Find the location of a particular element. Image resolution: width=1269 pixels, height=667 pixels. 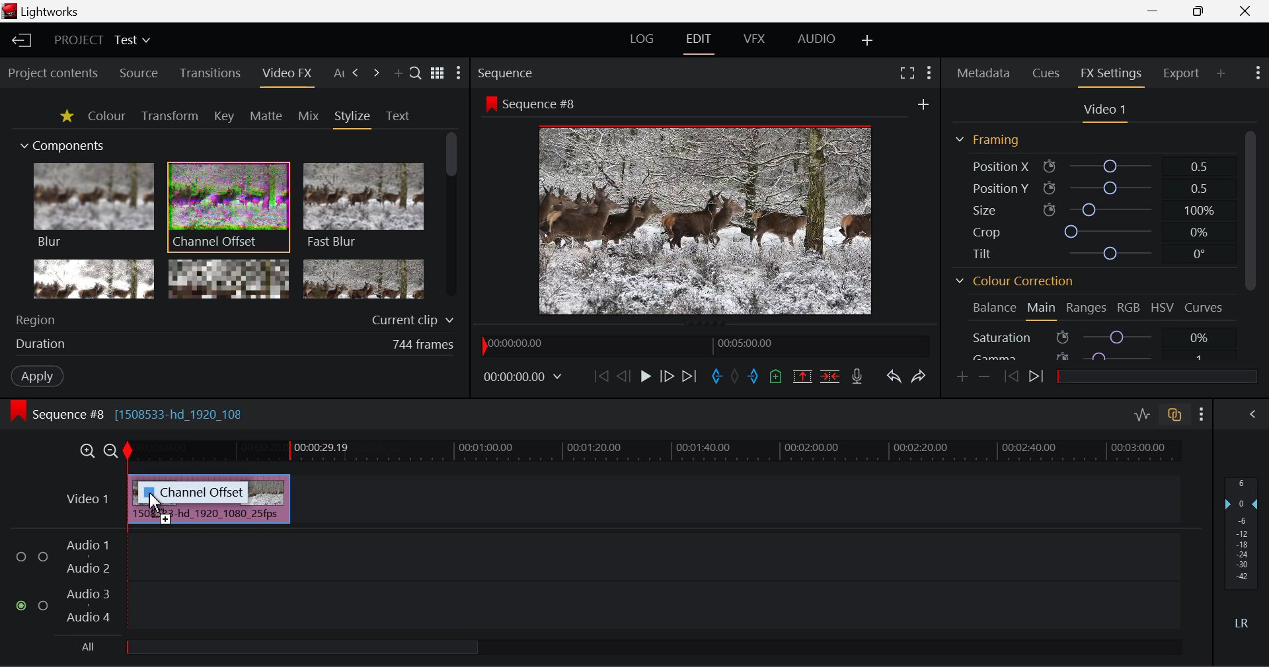

To End is located at coordinates (693, 377).